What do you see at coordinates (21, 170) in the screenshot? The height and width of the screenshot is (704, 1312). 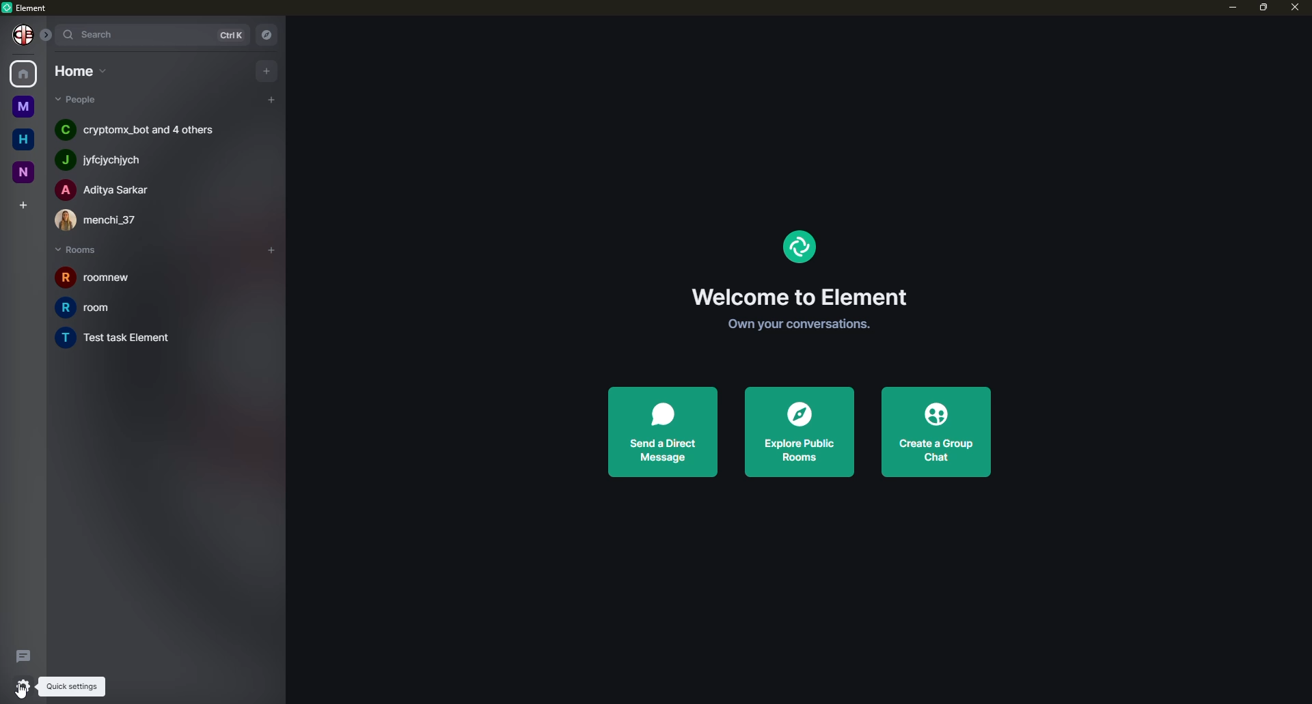 I see `new` at bounding box center [21, 170].